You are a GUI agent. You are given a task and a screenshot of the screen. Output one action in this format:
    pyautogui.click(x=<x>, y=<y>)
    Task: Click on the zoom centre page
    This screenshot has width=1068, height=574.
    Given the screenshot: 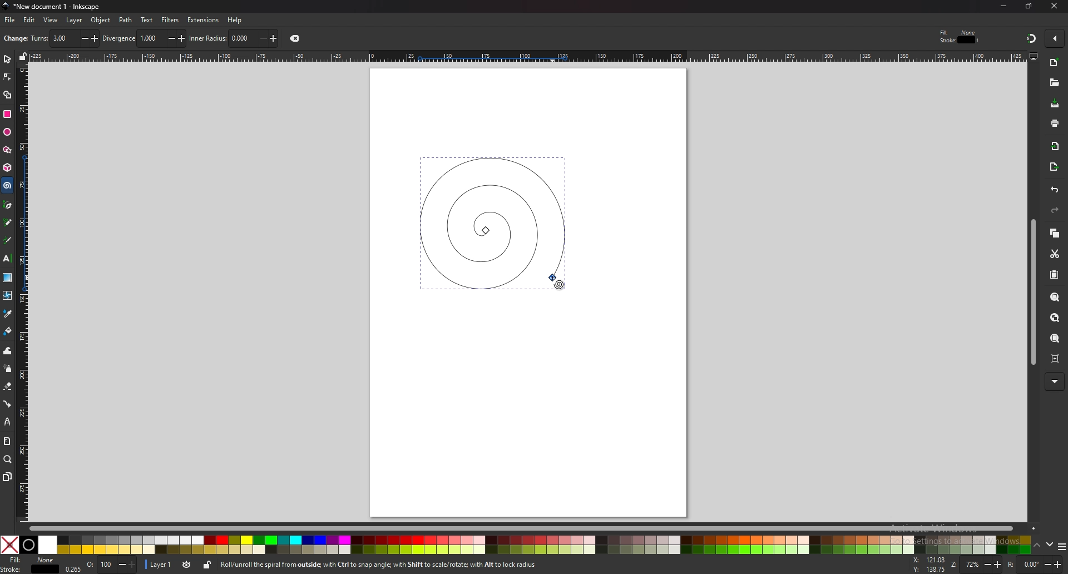 What is the action you would take?
    pyautogui.click(x=1055, y=358)
    